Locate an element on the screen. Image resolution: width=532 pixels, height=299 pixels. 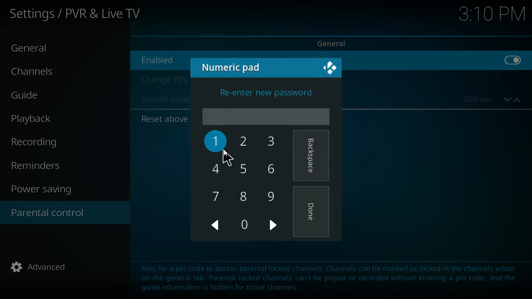
6 is located at coordinates (272, 169).